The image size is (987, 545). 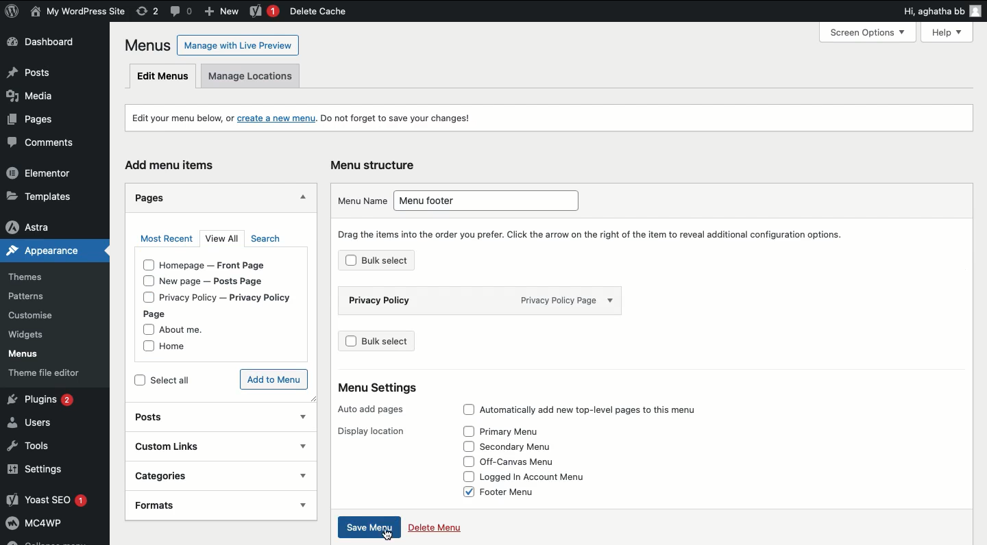 What do you see at coordinates (202, 475) in the screenshot?
I see `Categories` at bounding box center [202, 475].